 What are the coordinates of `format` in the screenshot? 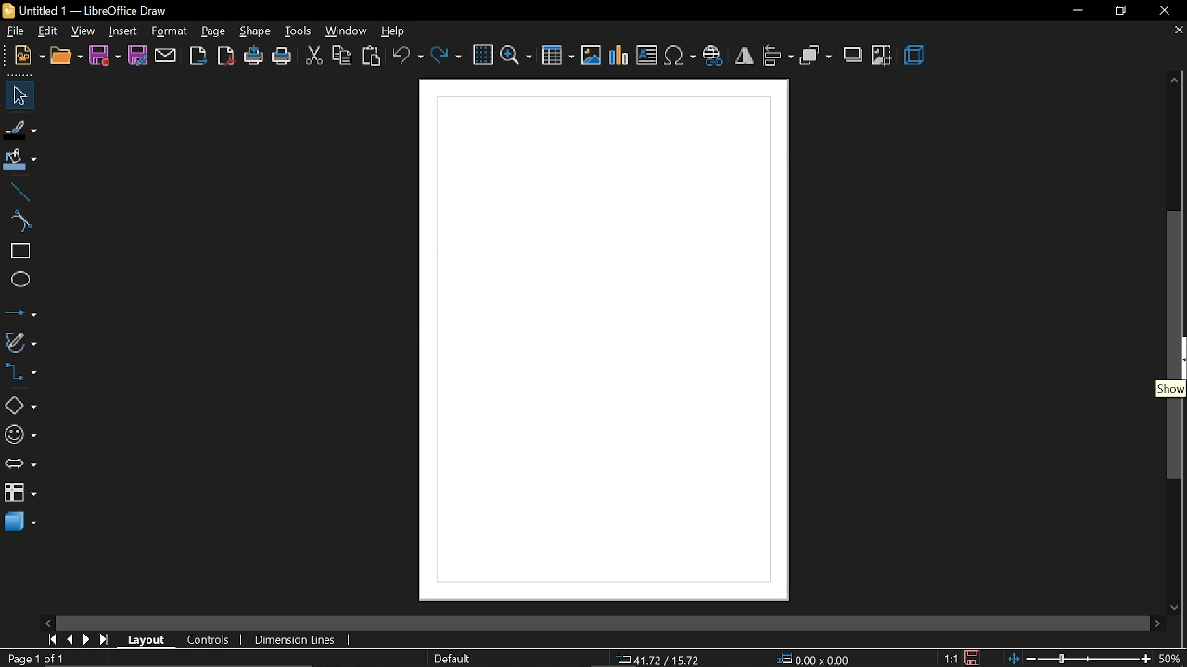 It's located at (170, 32).